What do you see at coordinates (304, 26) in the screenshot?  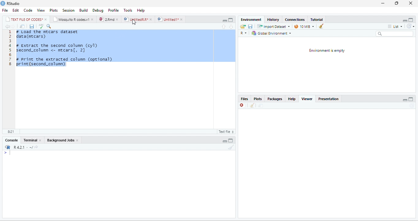 I see `14 MB` at bounding box center [304, 26].